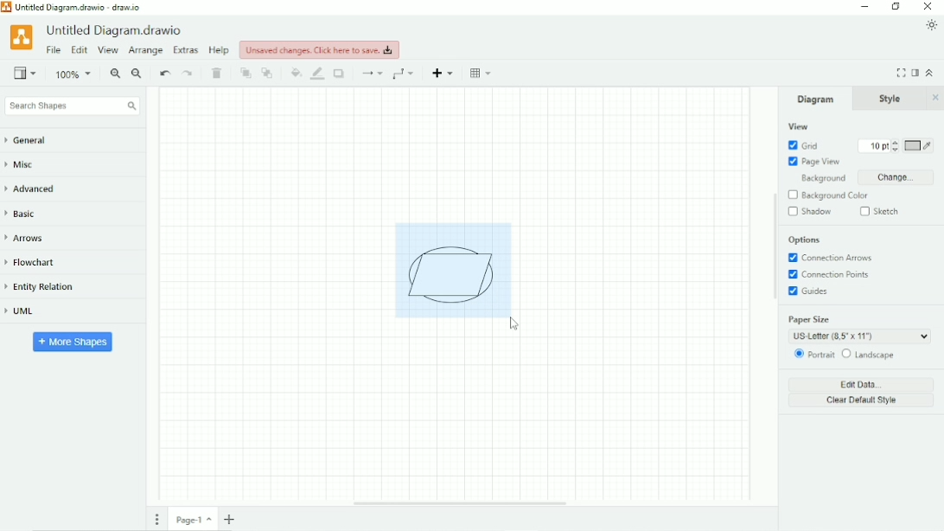  Describe the element at coordinates (798, 126) in the screenshot. I see `View` at that location.